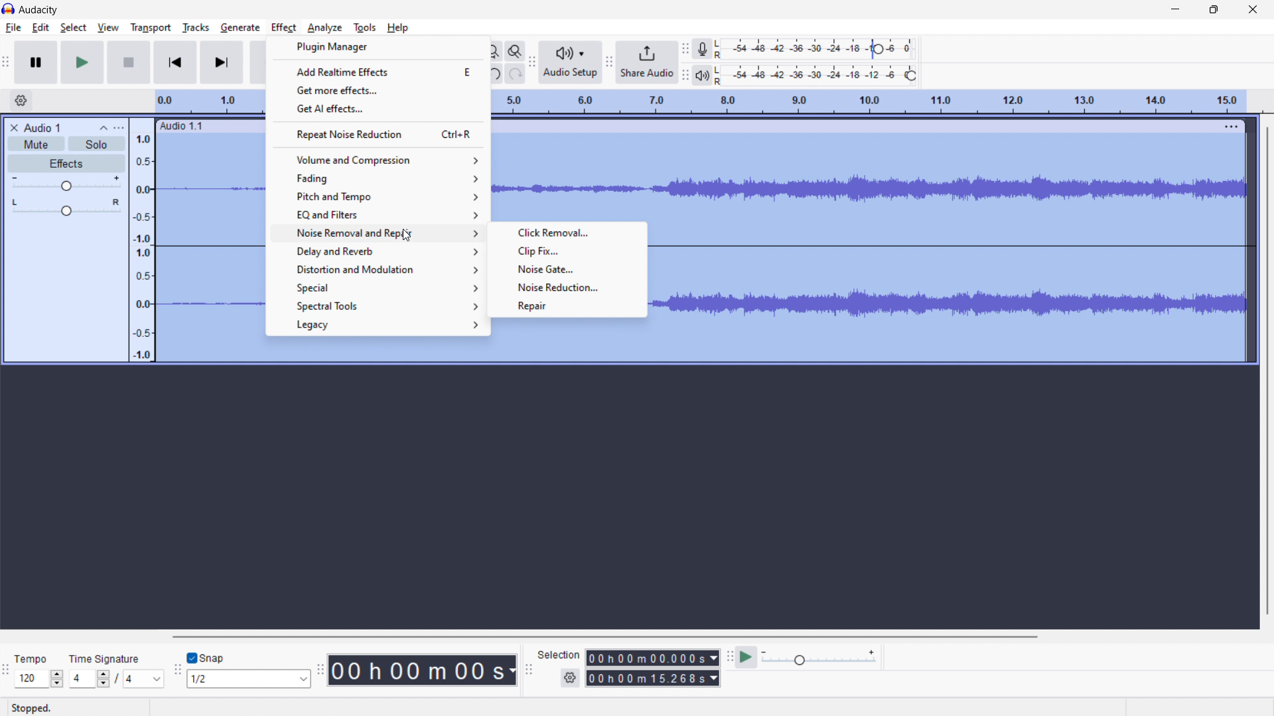 This screenshot has height=716, width=1274. I want to click on title, so click(39, 10).